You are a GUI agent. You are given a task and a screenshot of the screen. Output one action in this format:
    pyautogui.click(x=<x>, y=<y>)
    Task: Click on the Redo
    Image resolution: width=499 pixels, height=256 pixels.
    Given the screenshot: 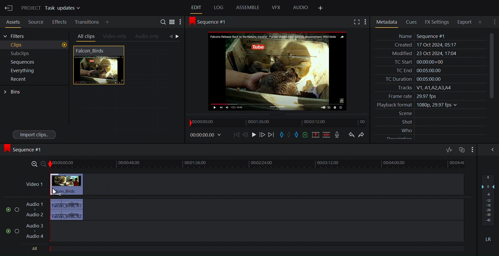 What is the action you would take?
    pyautogui.click(x=363, y=135)
    